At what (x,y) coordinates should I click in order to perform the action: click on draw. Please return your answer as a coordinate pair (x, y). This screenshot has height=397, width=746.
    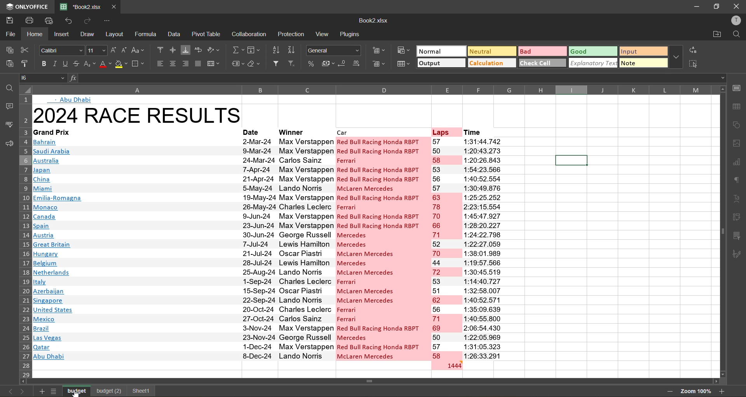
    Looking at the image, I should click on (89, 35).